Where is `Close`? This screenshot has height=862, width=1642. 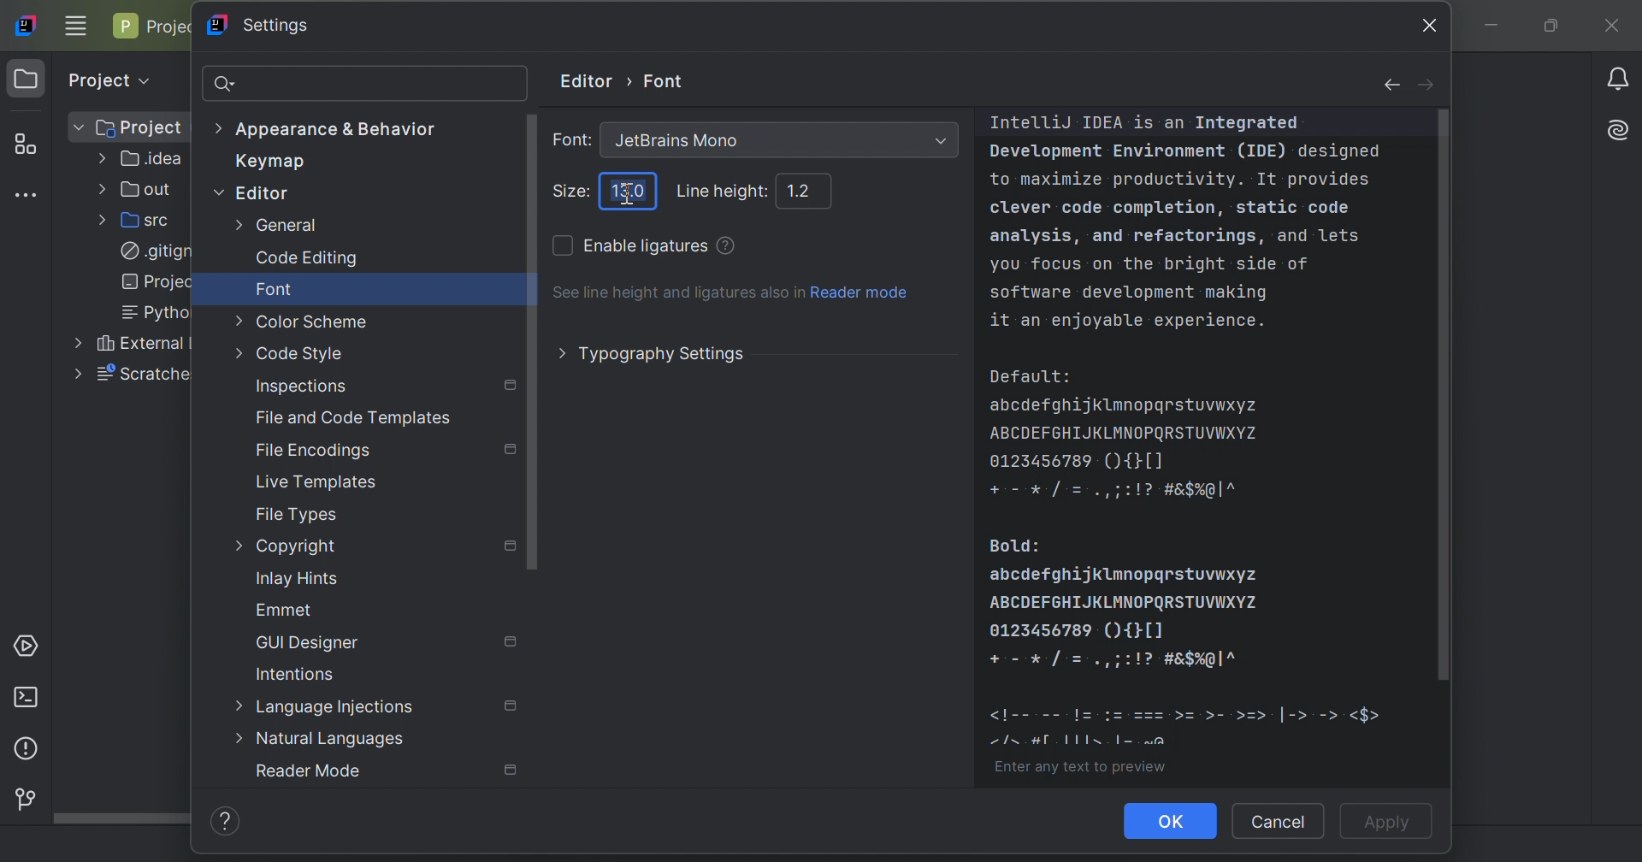
Close is located at coordinates (1615, 27).